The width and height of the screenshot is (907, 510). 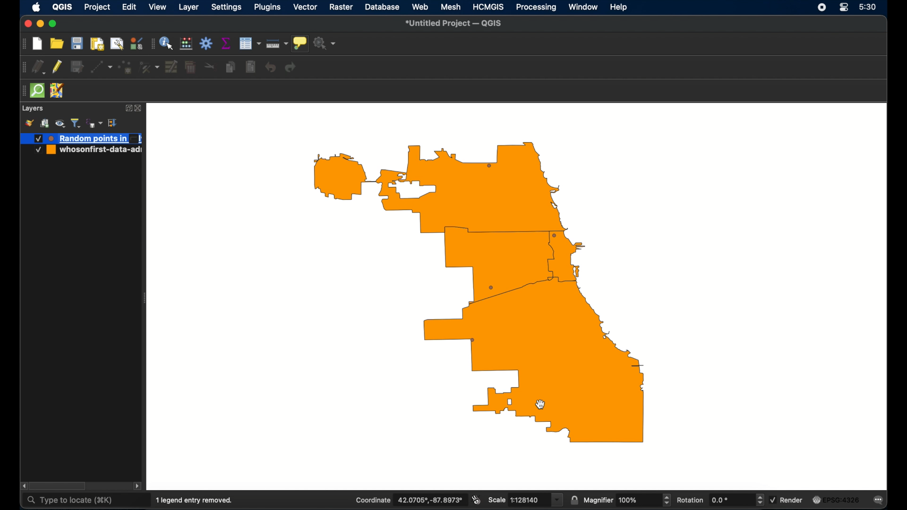 I want to click on messages, so click(x=880, y=501).